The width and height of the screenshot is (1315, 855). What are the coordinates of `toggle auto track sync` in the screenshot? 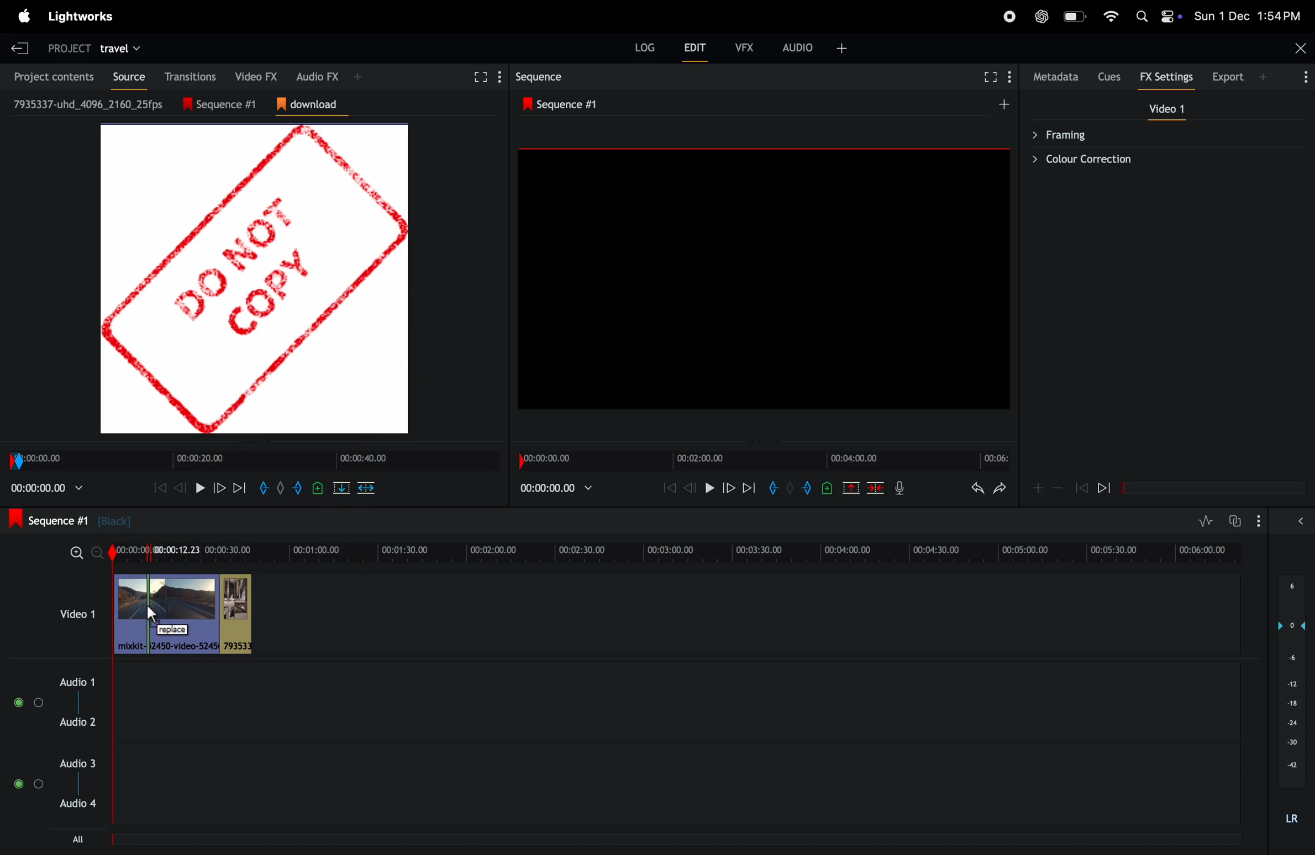 It's located at (1234, 521).